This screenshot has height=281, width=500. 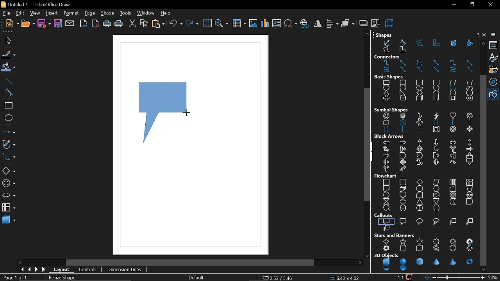 What do you see at coordinates (402, 99) in the screenshot?
I see `cylinder` at bounding box center [402, 99].